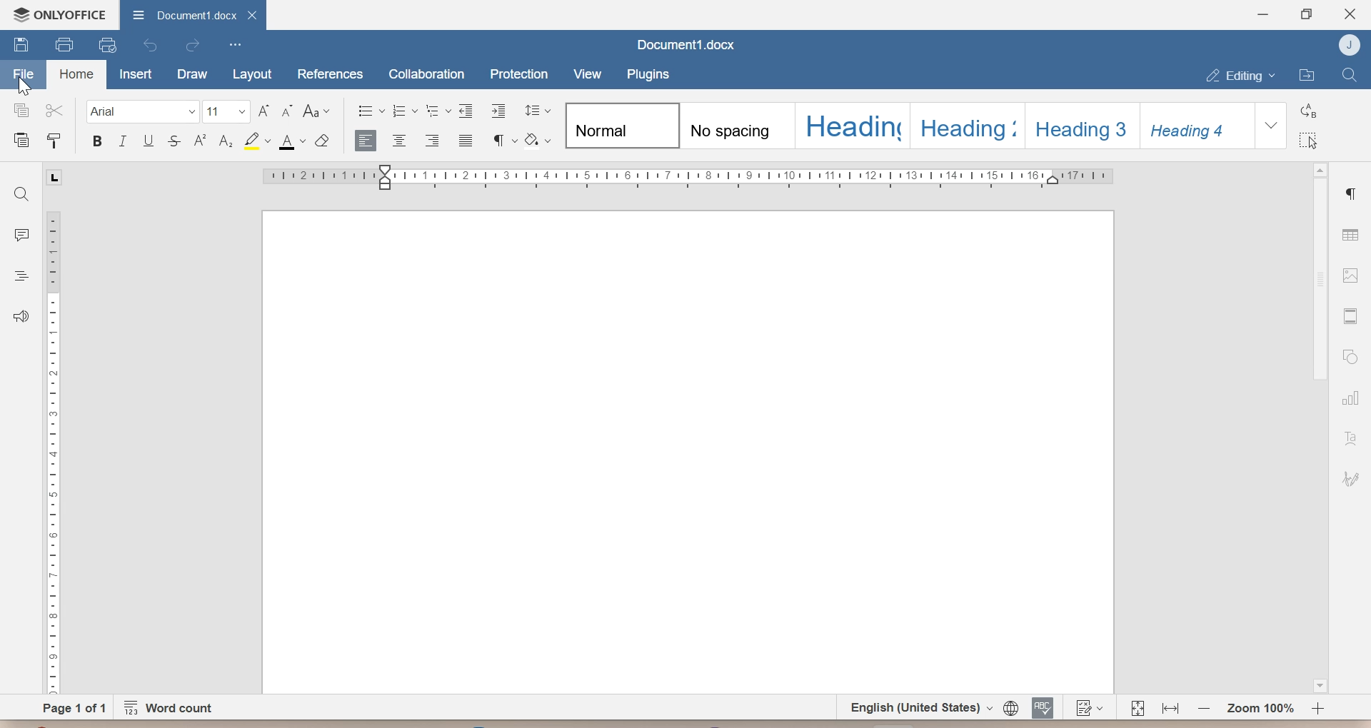  Describe the element at coordinates (19, 275) in the screenshot. I see `Headings` at that location.